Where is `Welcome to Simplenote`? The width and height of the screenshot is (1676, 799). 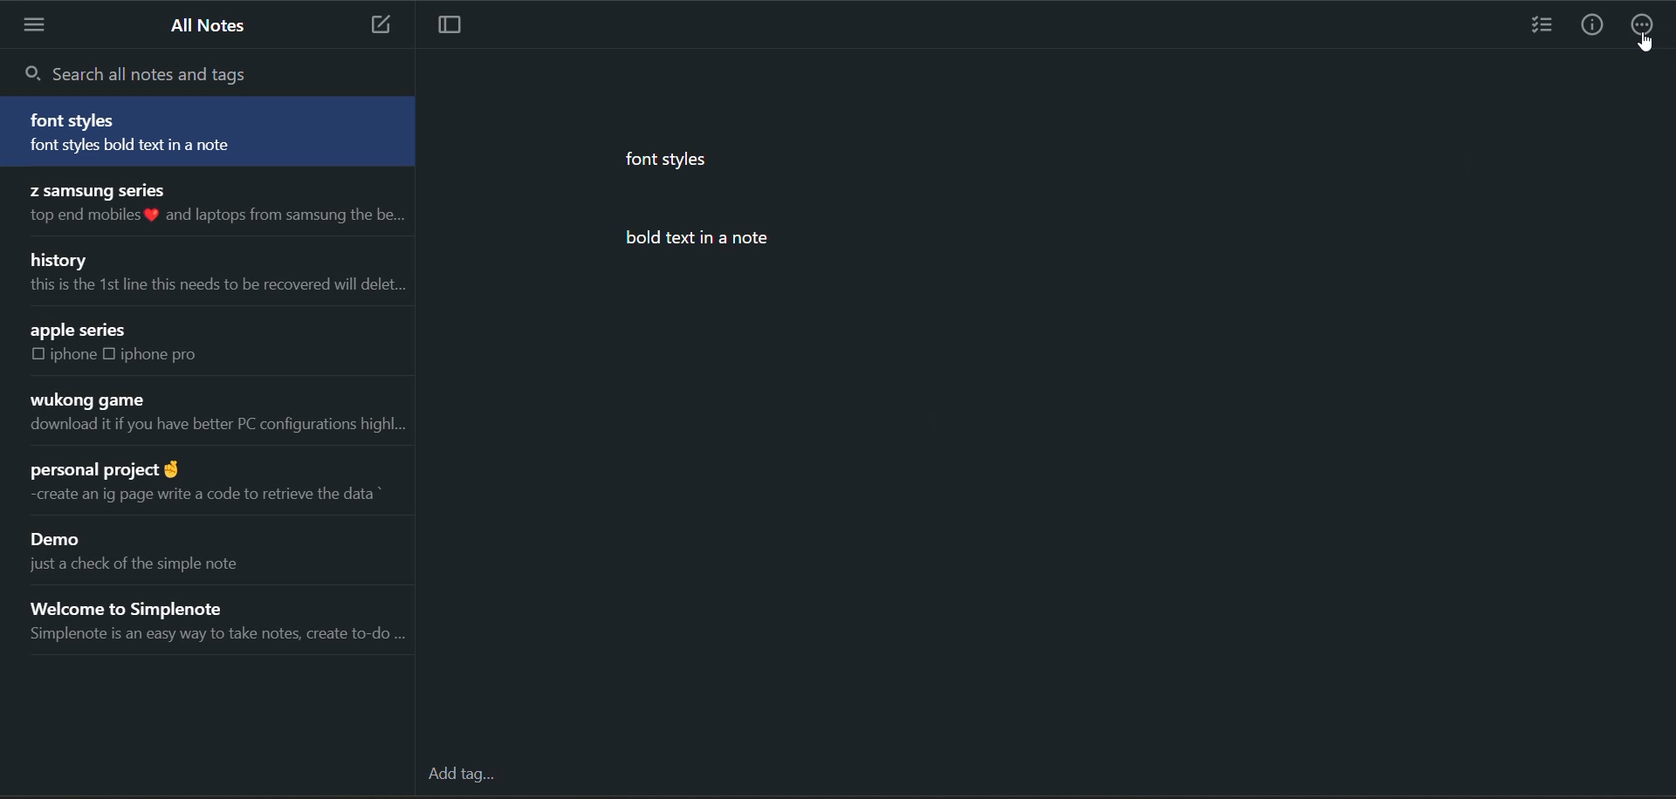 Welcome to Simplenote is located at coordinates (153, 604).